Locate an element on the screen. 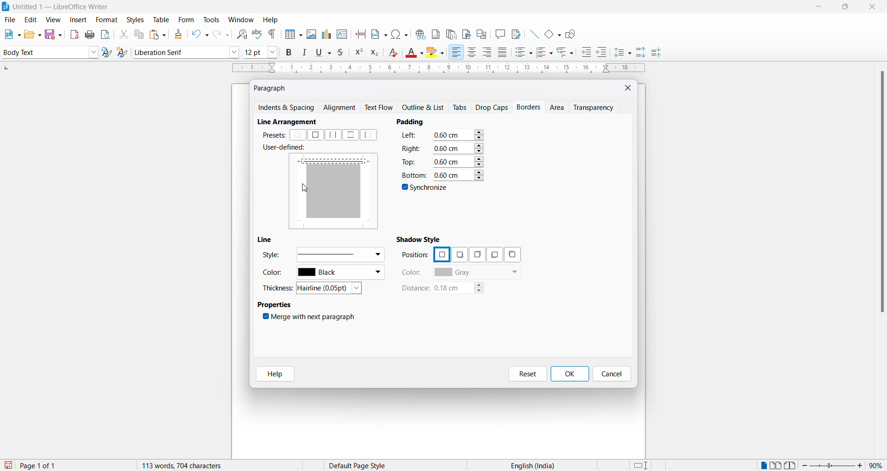  presets is located at coordinates (273, 135).